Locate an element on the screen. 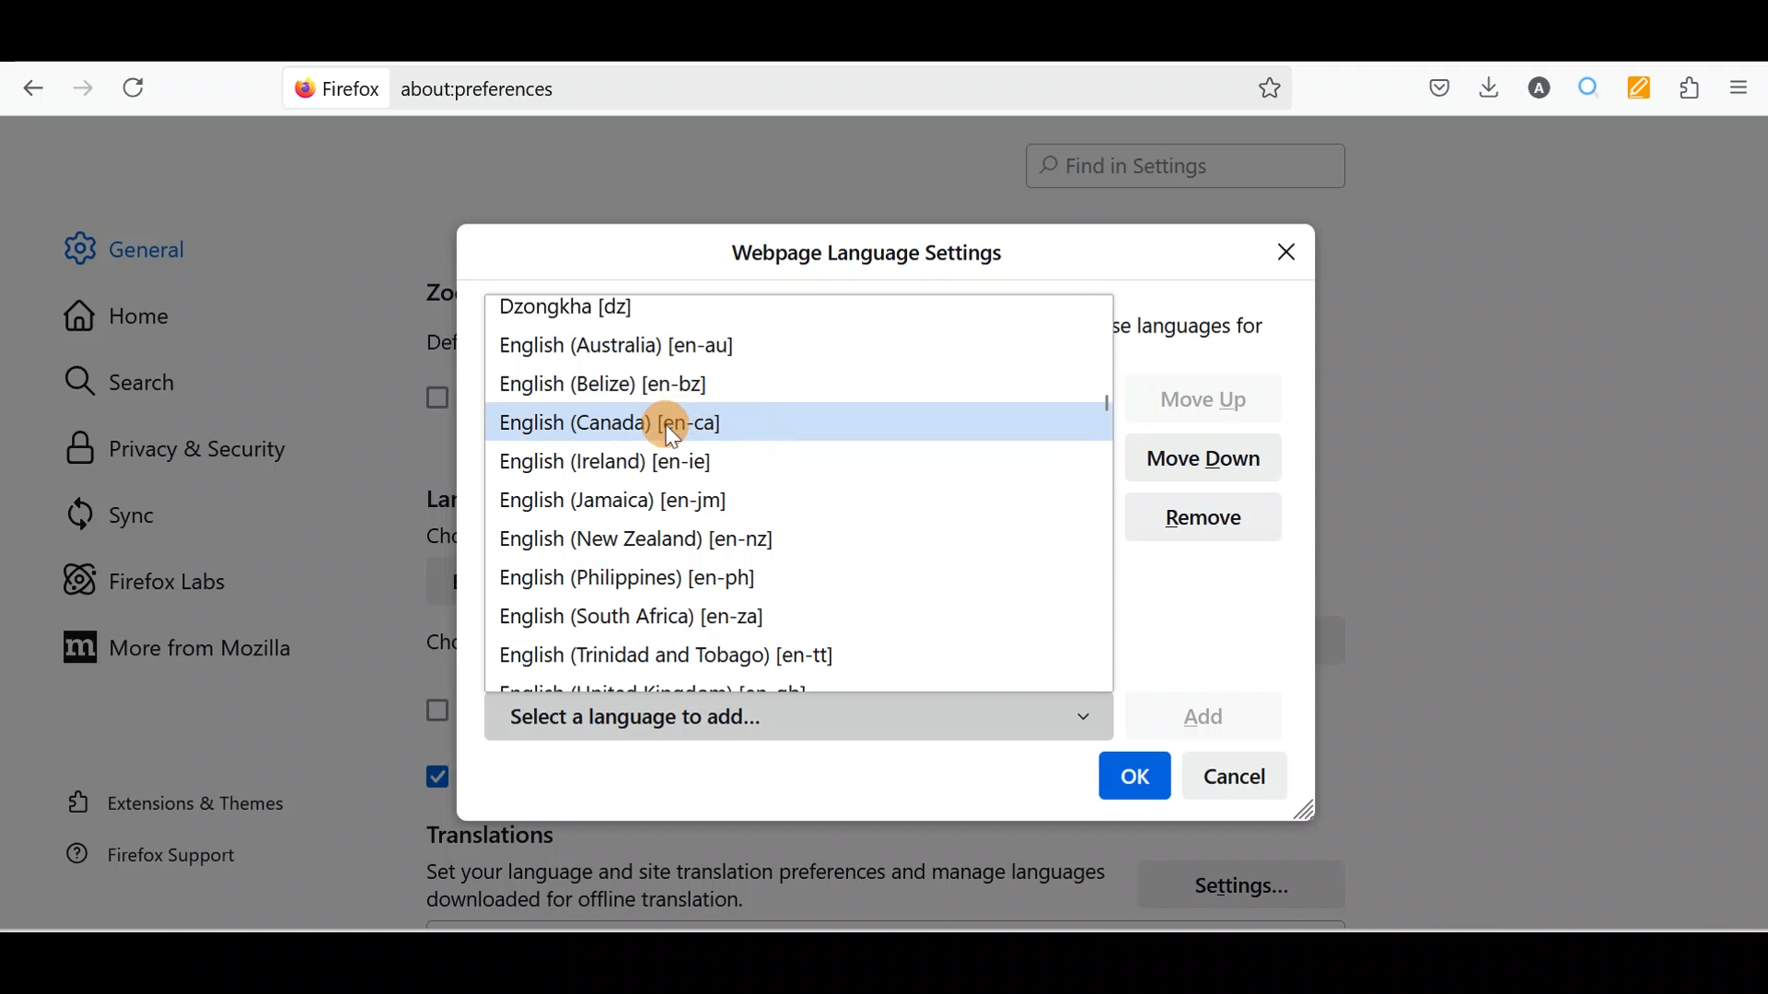 Image resolution: width=1768 pixels, height=994 pixels. English (Trinidad and Tobago) [en-tt] is located at coordinates (680, 657).